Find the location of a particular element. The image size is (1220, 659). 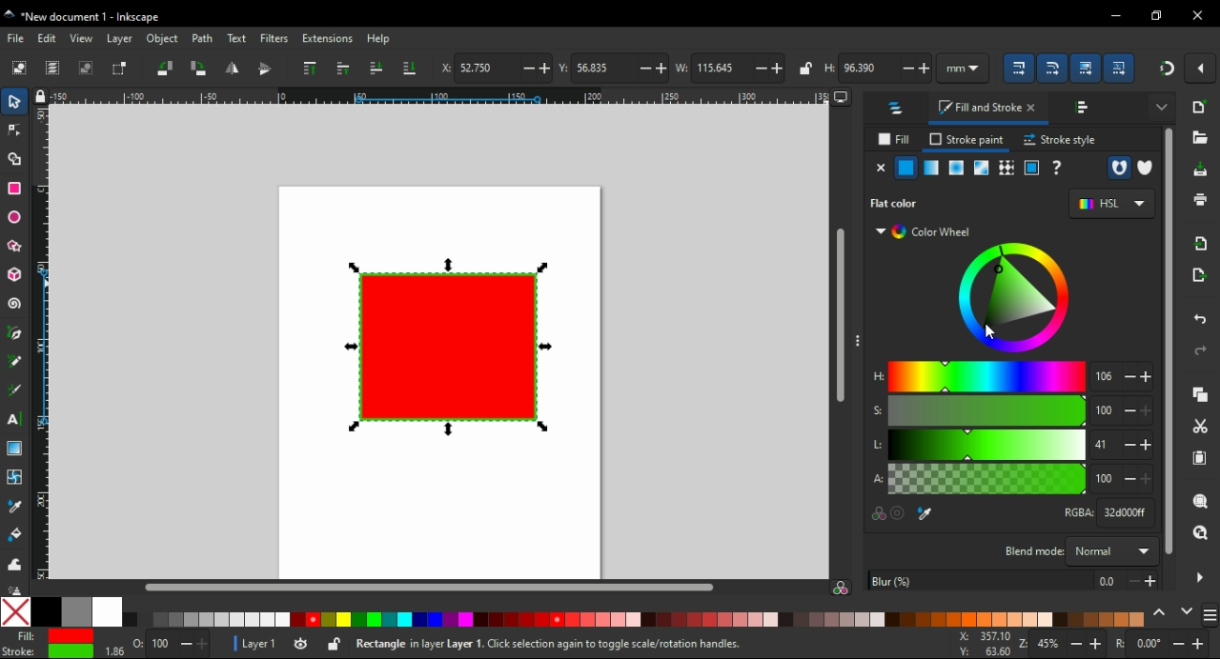

increase/decrease is located at coordinates (652, 69).